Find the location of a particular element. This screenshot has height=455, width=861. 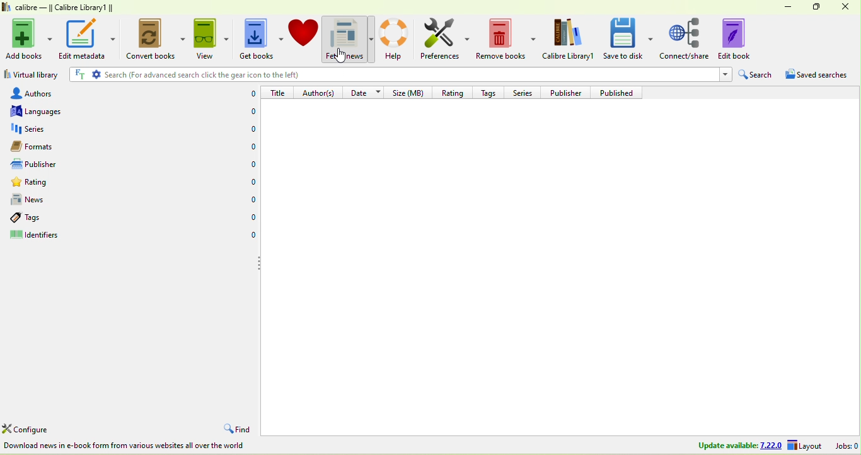

news is located at coordinates (96, 201).